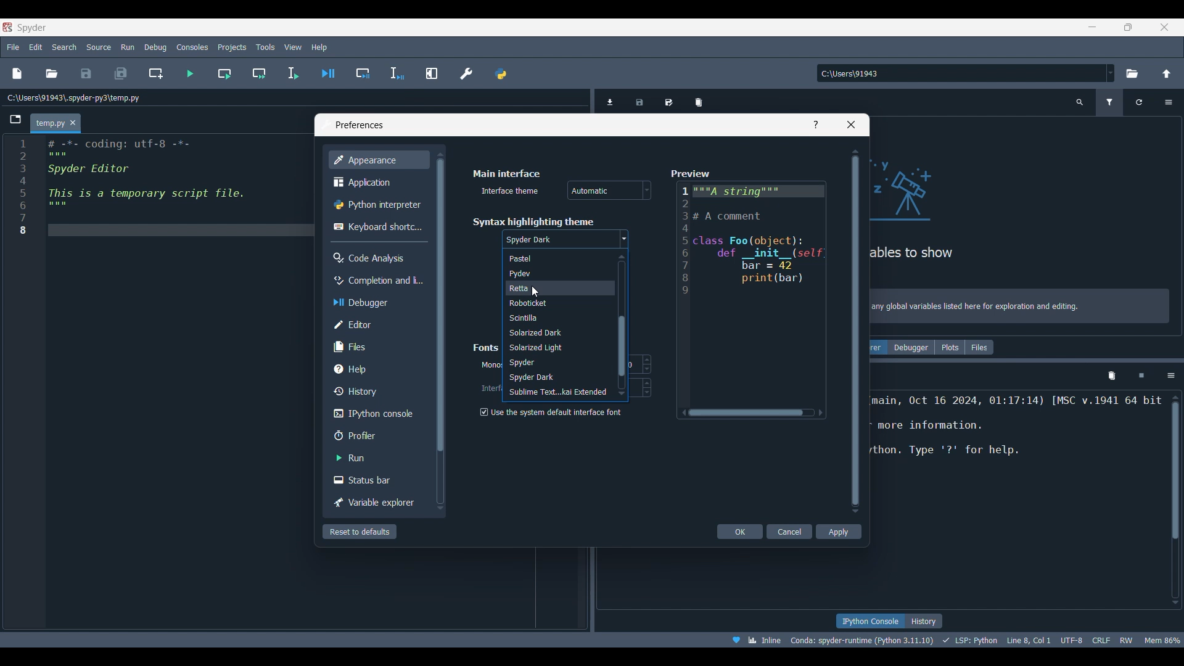 The height and width of the screenshot is (666, 1184). What do you see at coordinates (550, 412) in the screenshot?
I see `Toggle for system default interface font` at bounding box center [550, 412].